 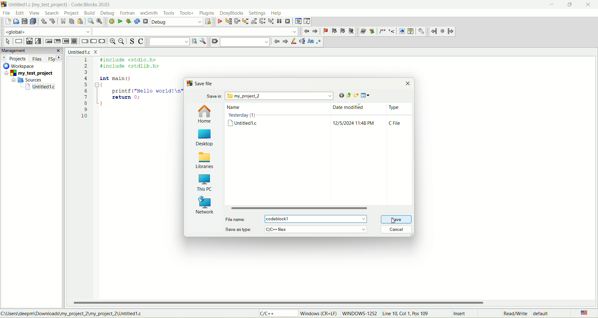 What do you see at coordinates (293, 41) in the screenshot?
I see `highlight` at bounding box center [293, 41].